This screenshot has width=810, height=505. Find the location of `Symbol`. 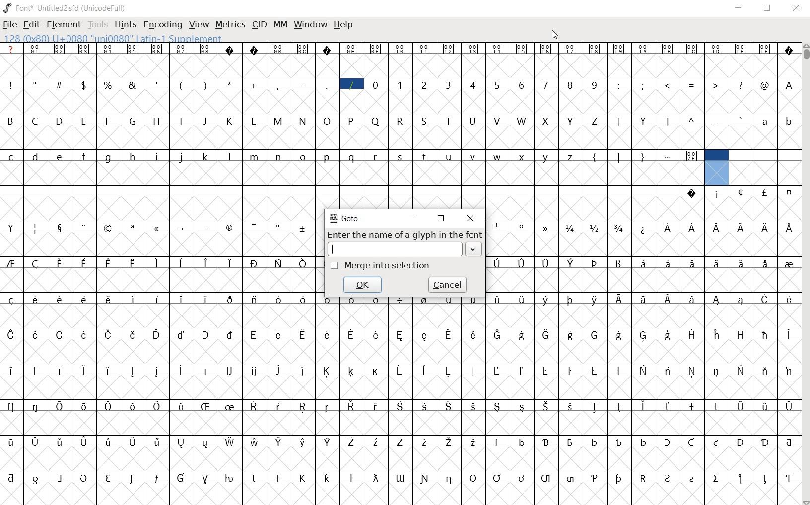

Symbol is located at coordinates (521, 406).